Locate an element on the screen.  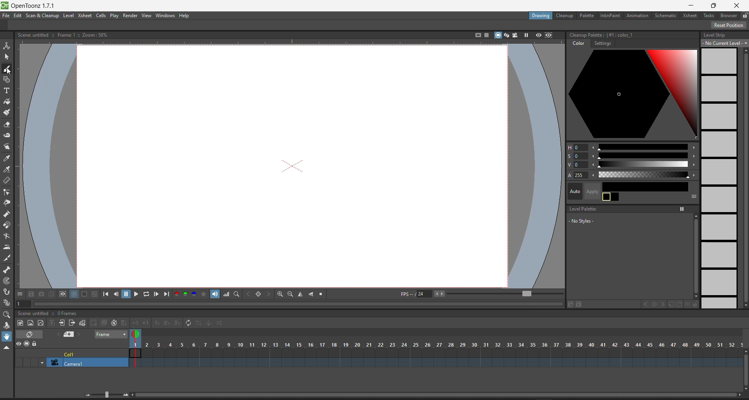
xsheet is located at coordinates (688, 16).